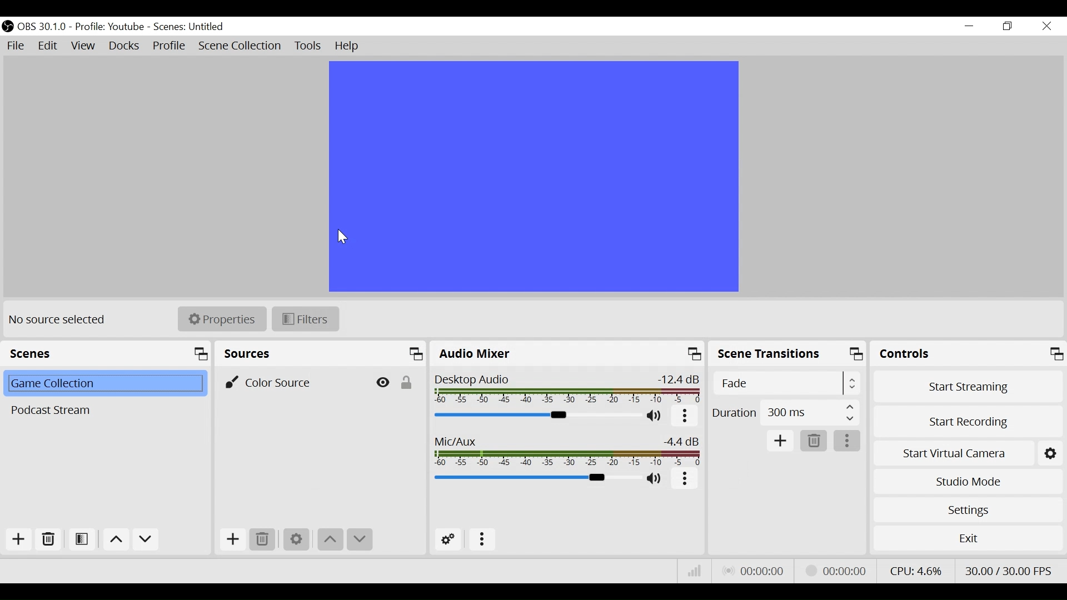 The image size is (1067, 600). I want to click on Filters, so click(305, 318).